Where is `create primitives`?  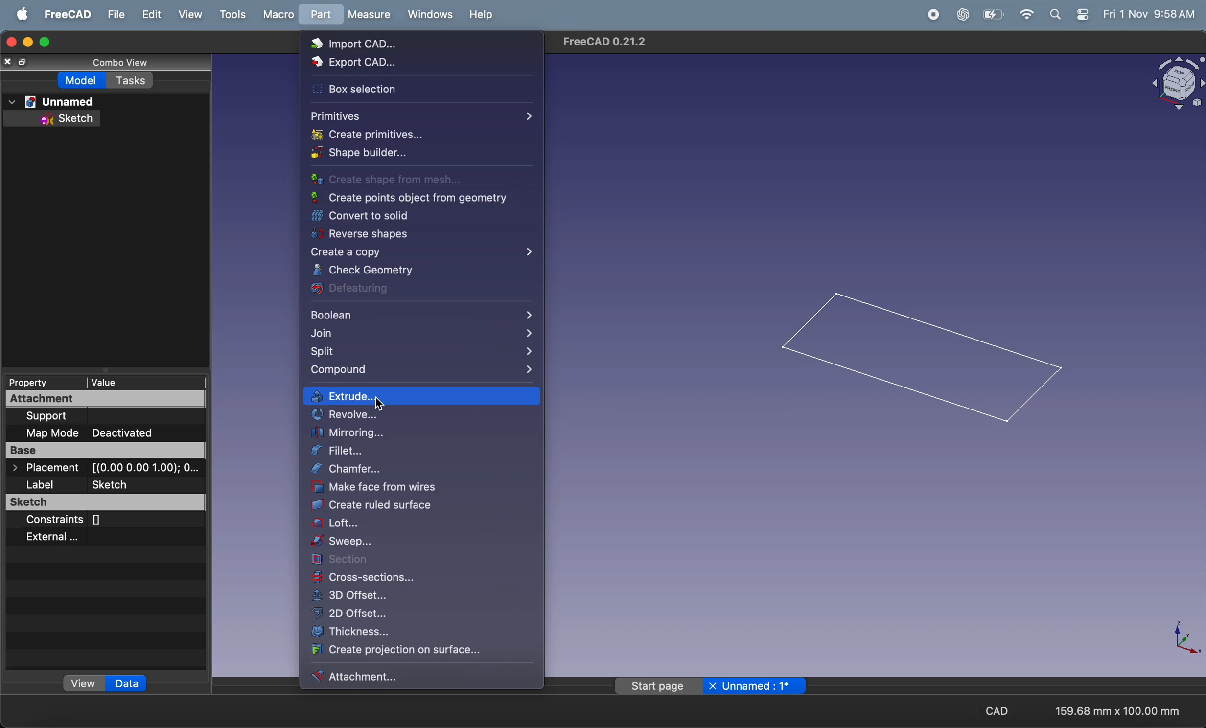 create primitives is located at coordinates (397, 135).